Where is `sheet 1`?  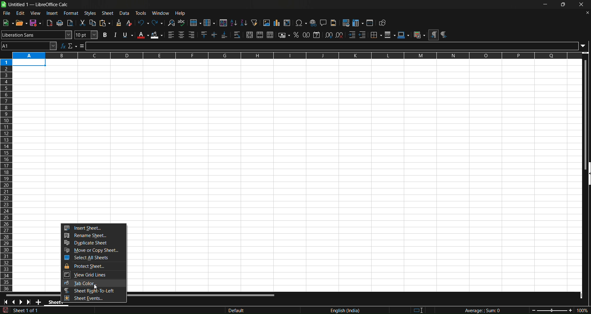
sheet 1 is located at coordinates (52, 303).